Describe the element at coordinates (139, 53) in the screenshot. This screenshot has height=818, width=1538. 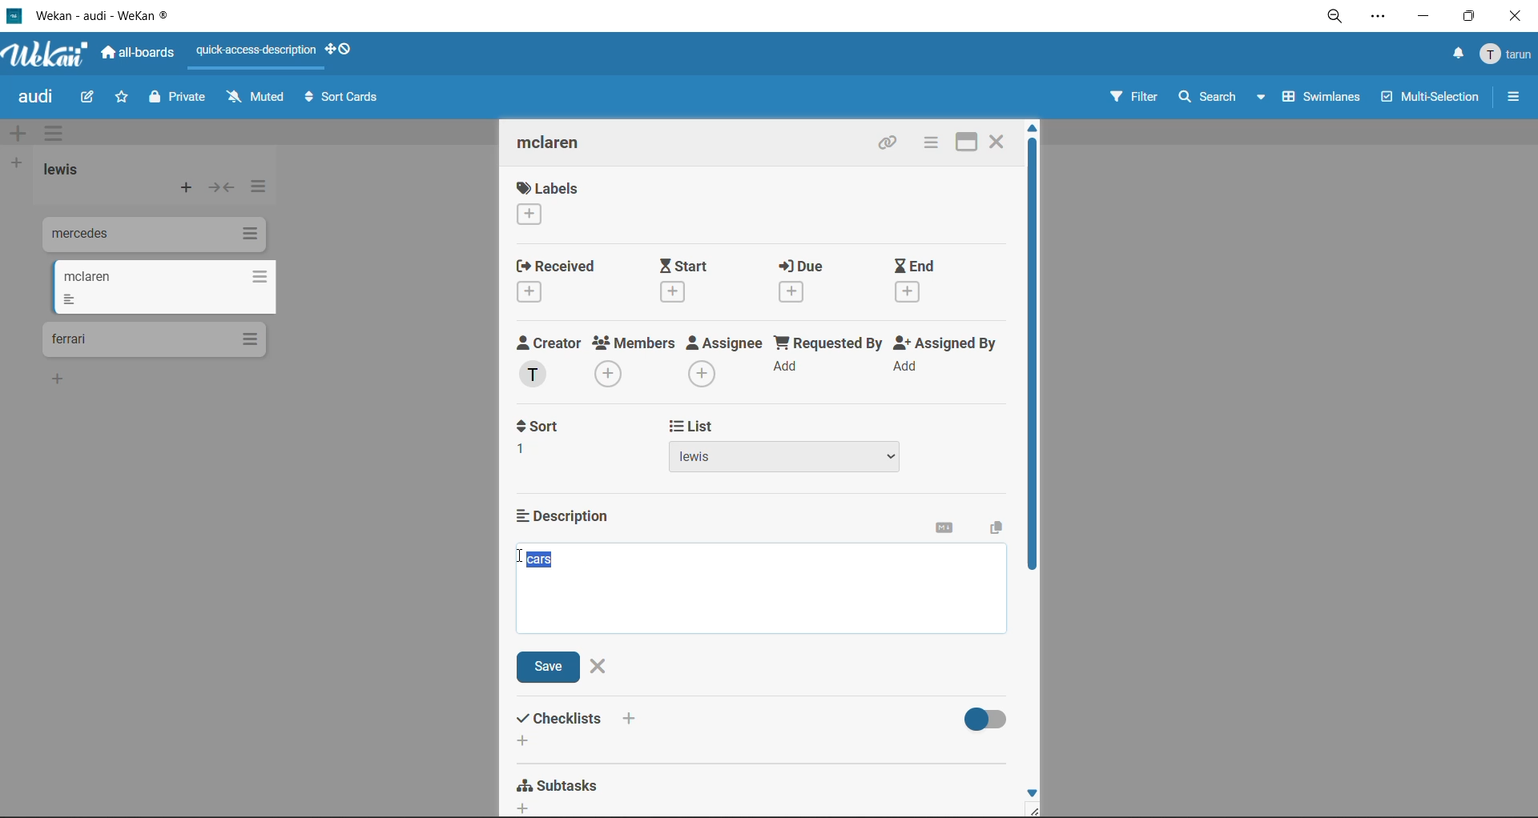
I see `all boards` at that location.